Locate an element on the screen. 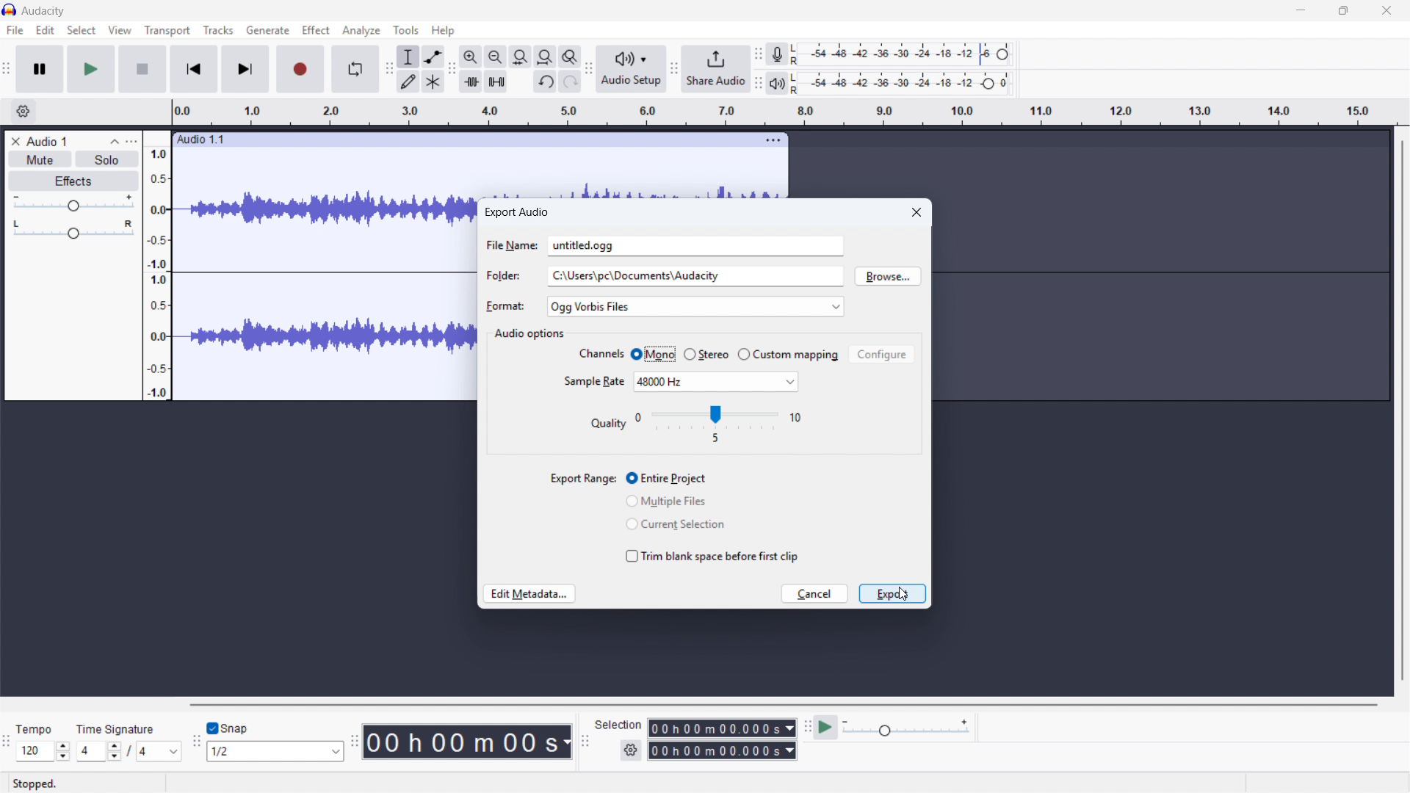 The width and height of the screenshot is (1410, 793). / is located at coordinates (131, 750).